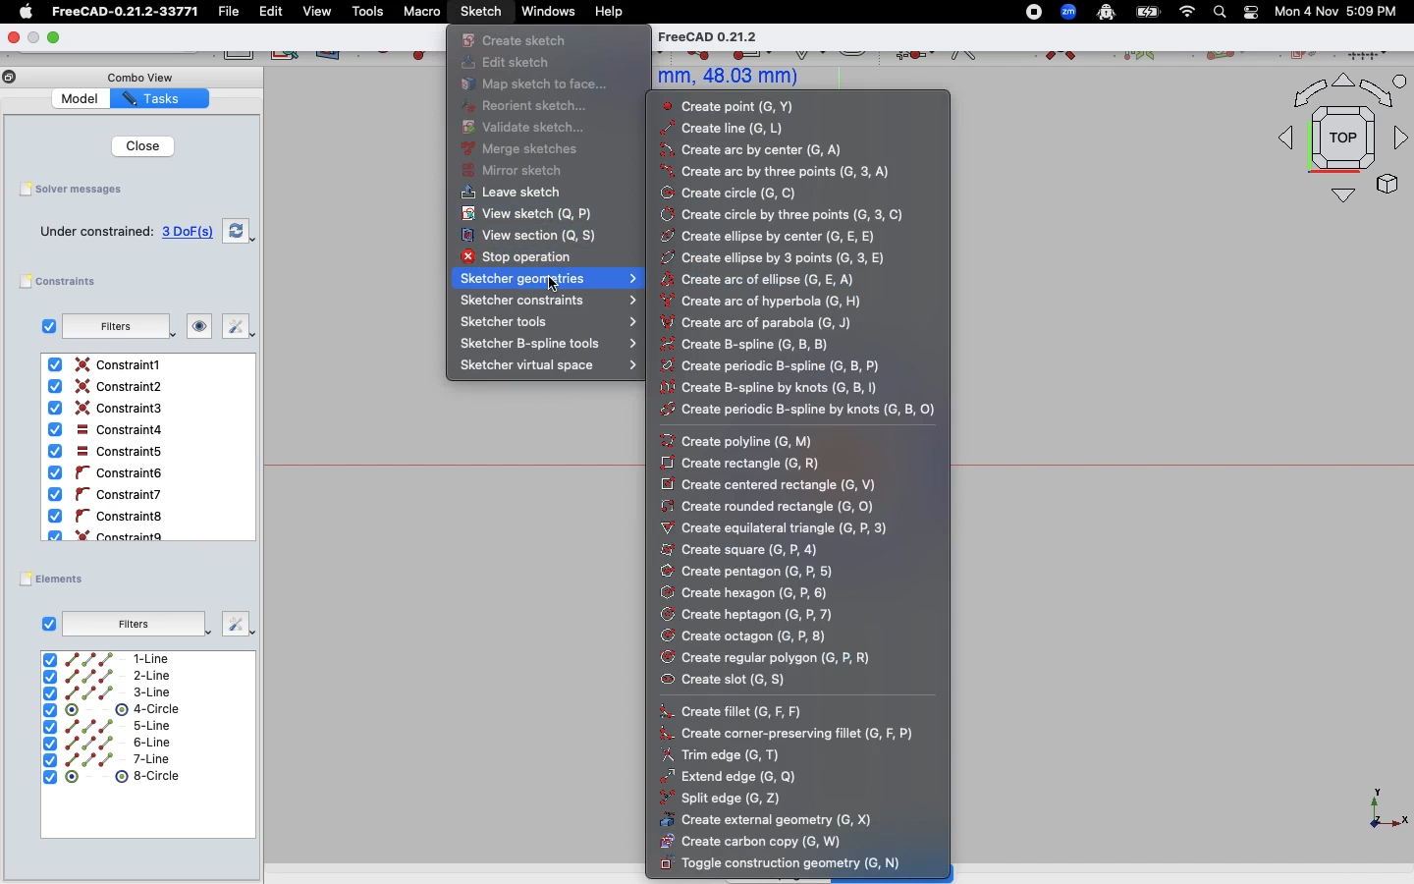 This screenshot has height=884, width=1414. Describe the element at coordinates (113, 710) in the screenshot. I see `4-Circle` at that location.